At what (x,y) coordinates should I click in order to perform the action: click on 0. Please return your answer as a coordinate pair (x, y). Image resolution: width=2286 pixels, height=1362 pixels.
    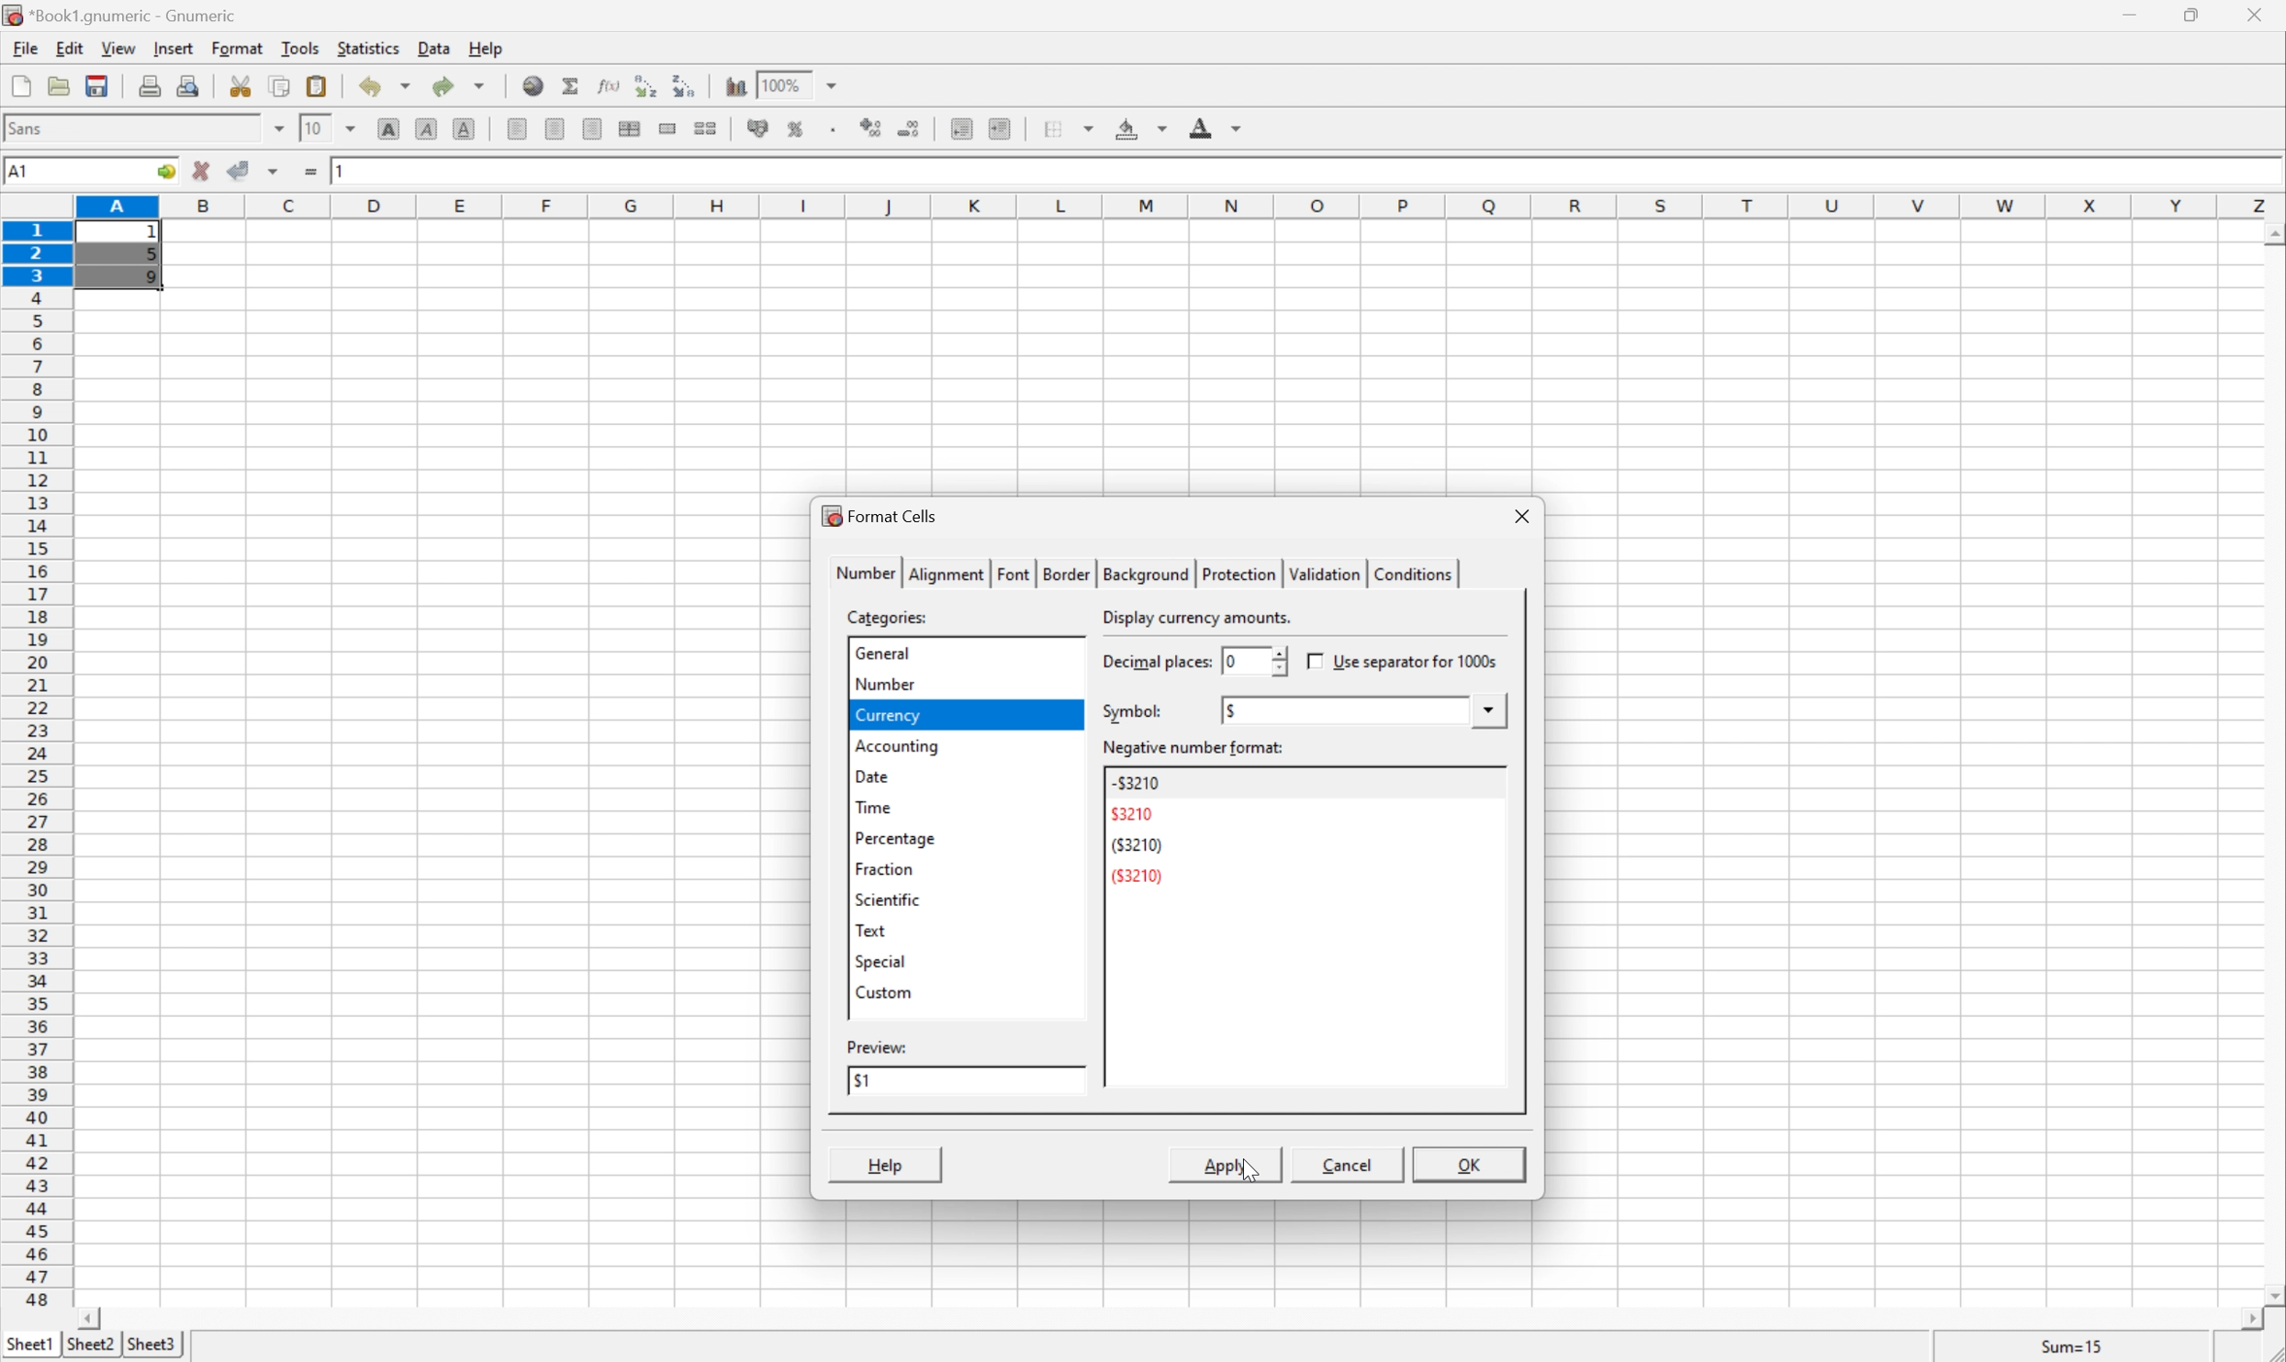
    Looking at the image, I should click on (1226, 661).